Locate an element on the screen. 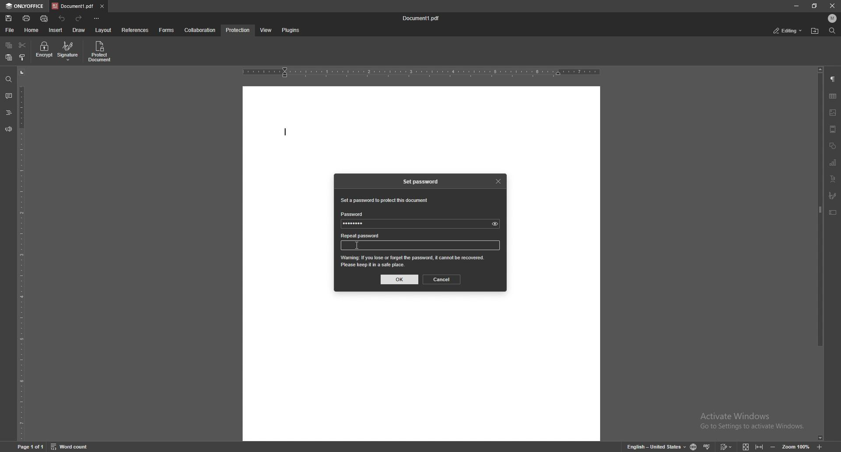 The image size is (841, 452). comment is located at coordinates (9, 96).